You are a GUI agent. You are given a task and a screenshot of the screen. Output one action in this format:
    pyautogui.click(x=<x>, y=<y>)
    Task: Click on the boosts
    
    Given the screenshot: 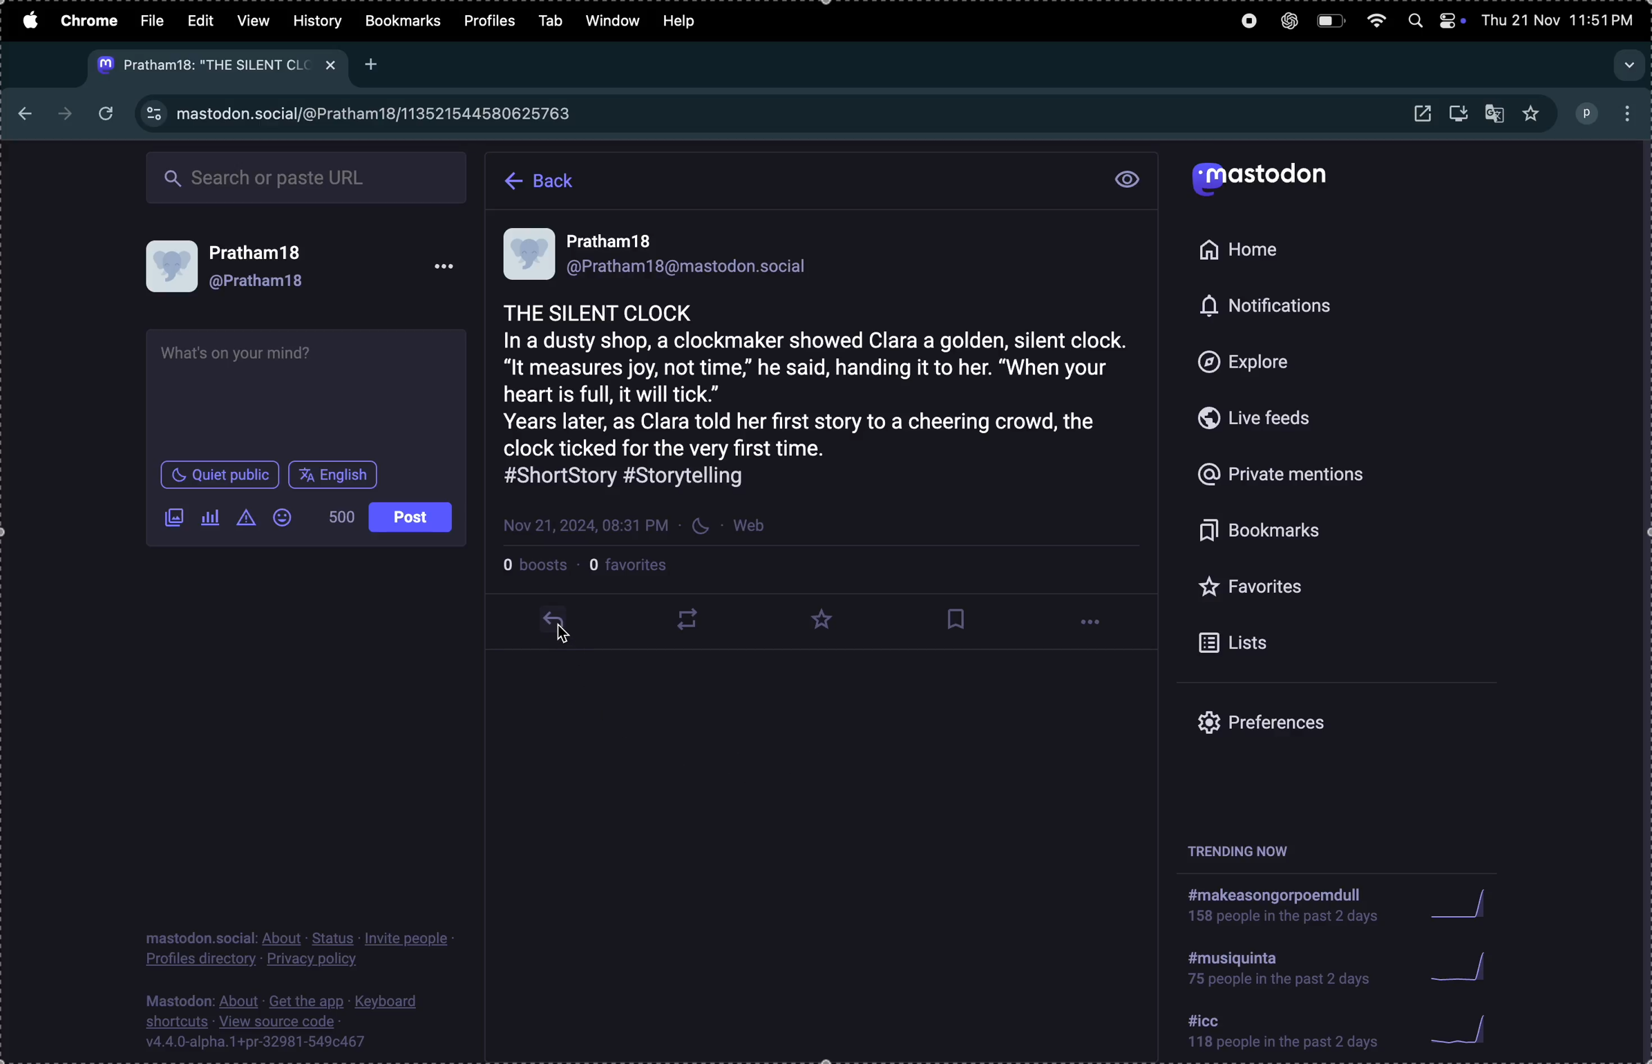 What is the action you would take?
    pyautogui.click(x=538, y=562)
    